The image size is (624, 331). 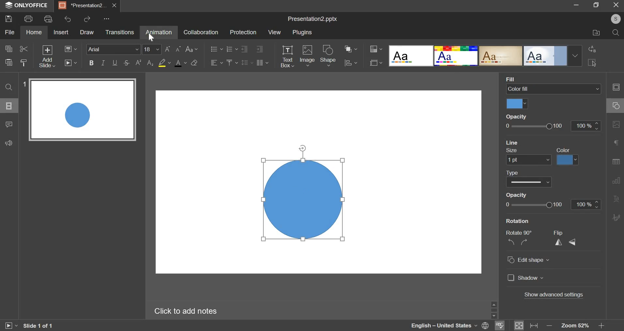 What do you see at coordinates (159, 32) in the screenshot?
I see `animation` at bounding box center [159, 32].